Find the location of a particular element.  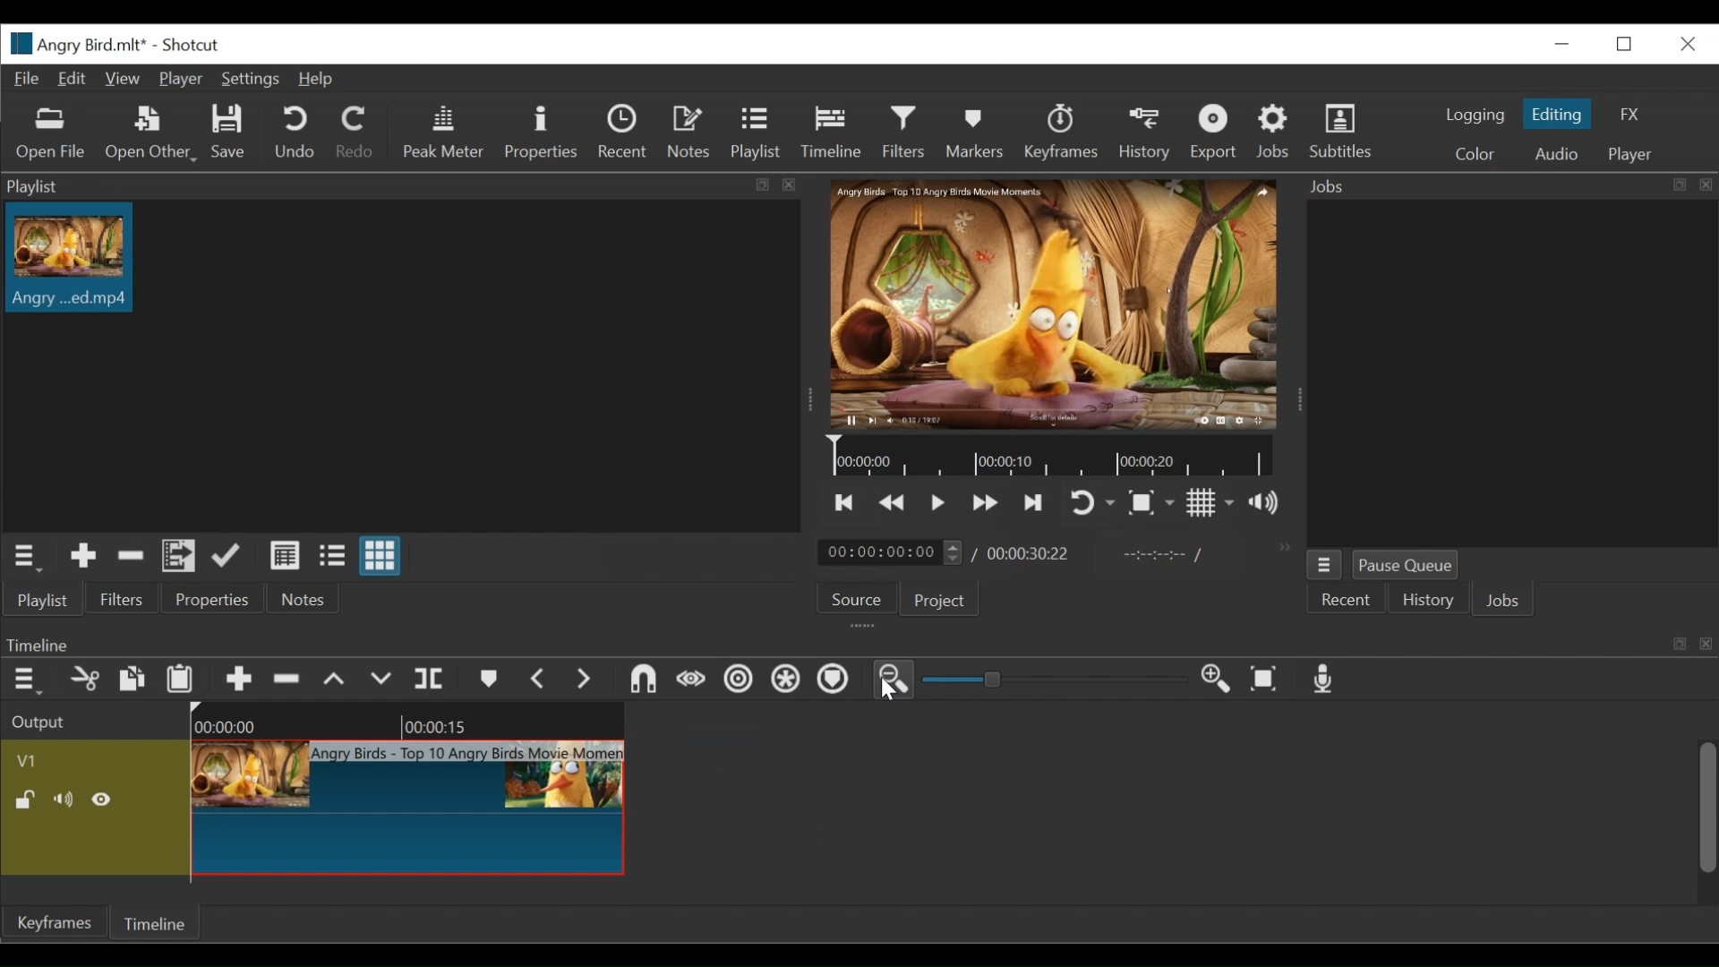

Filters is located at coordinates (123, 599).